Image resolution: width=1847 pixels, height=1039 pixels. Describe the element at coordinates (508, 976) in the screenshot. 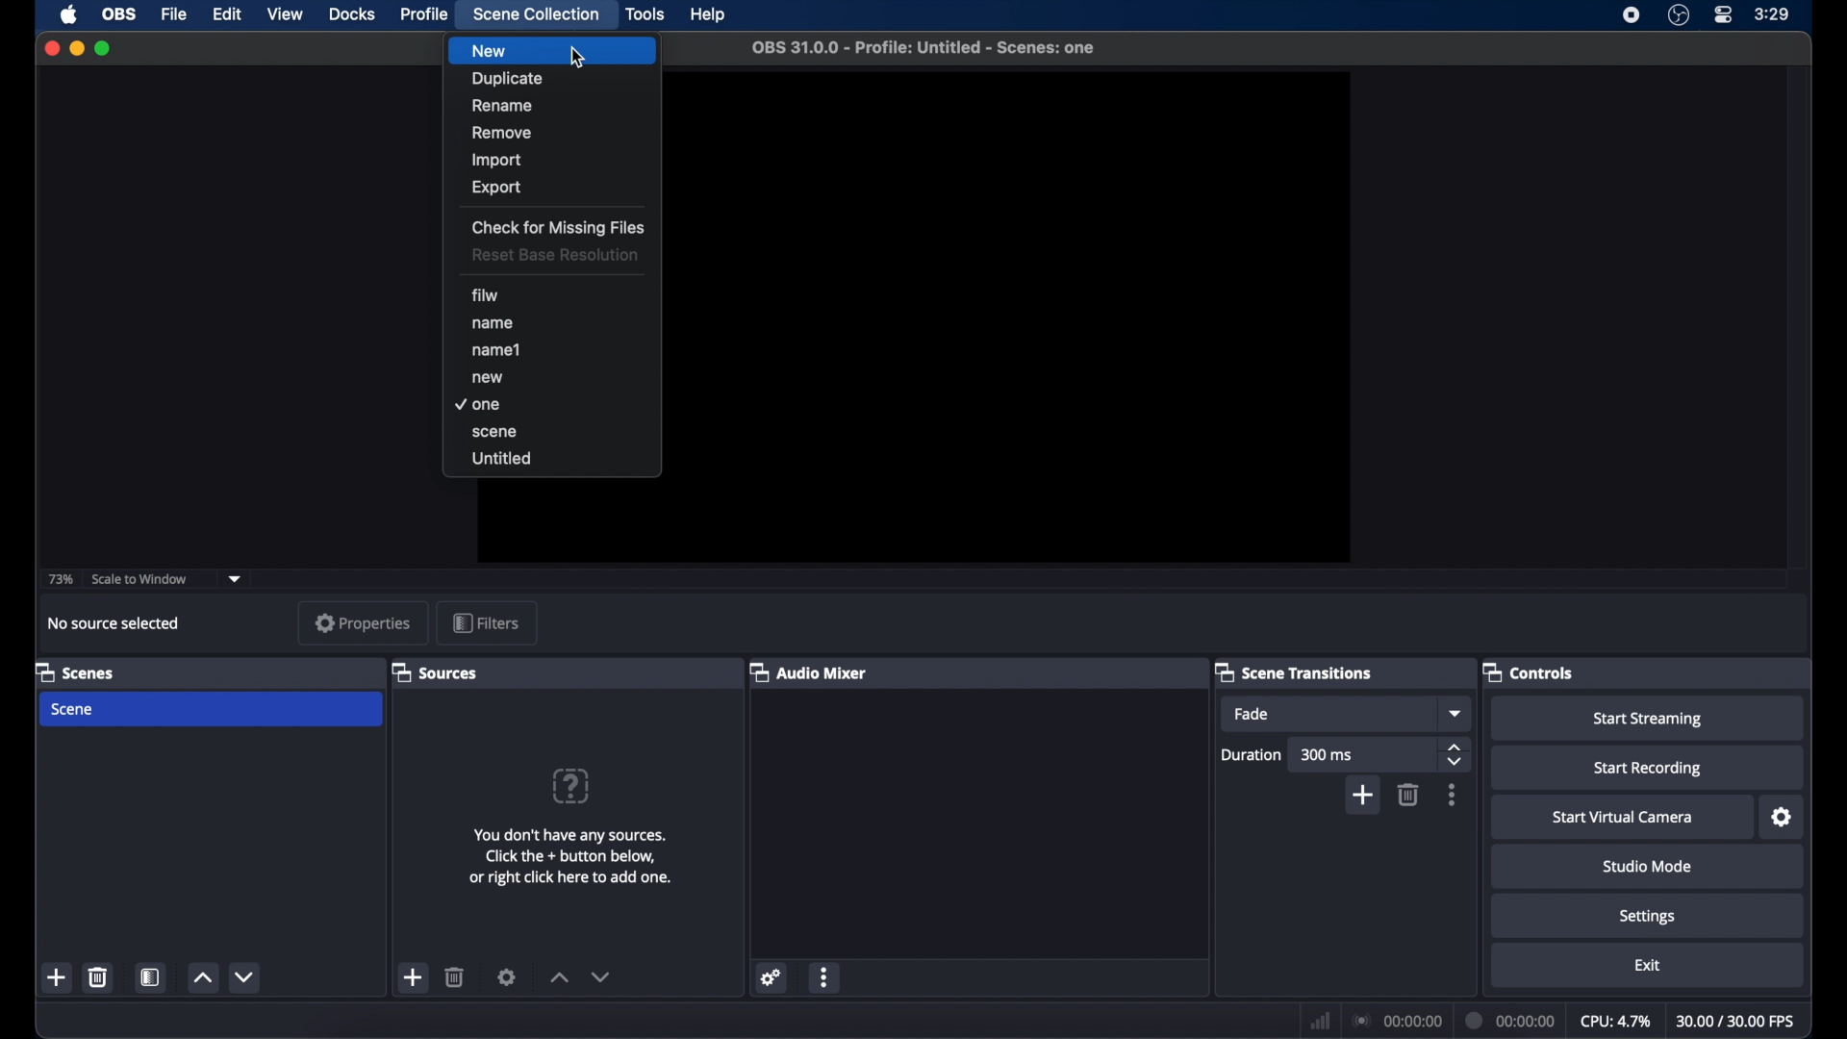

I see `settings` at that location.